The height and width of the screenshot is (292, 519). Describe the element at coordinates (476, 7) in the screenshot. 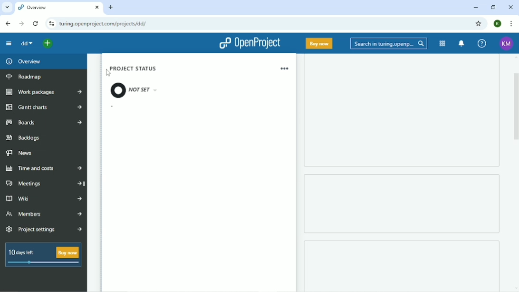

I see `Minimize` at that location.